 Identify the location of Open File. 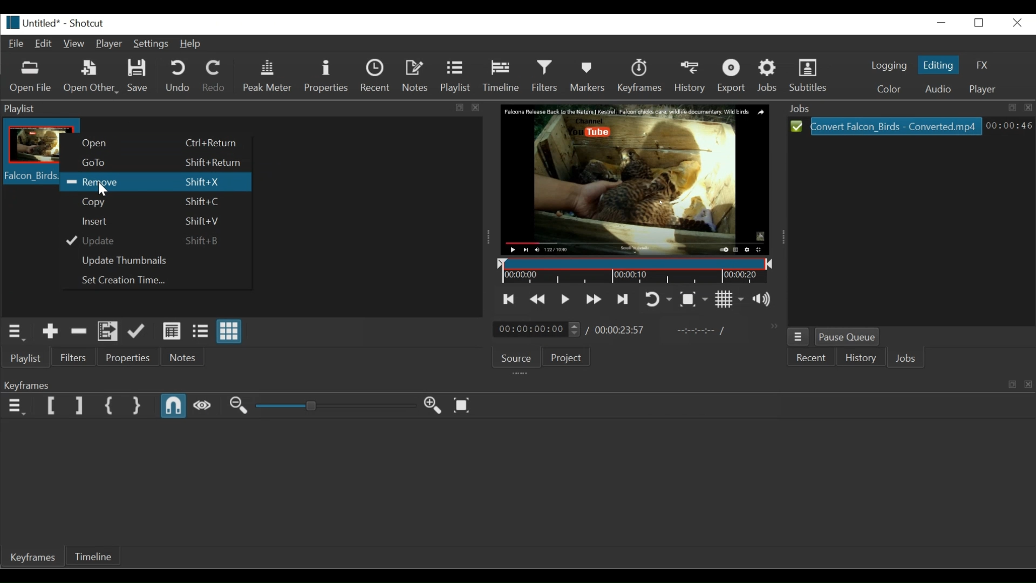
(30, 77).